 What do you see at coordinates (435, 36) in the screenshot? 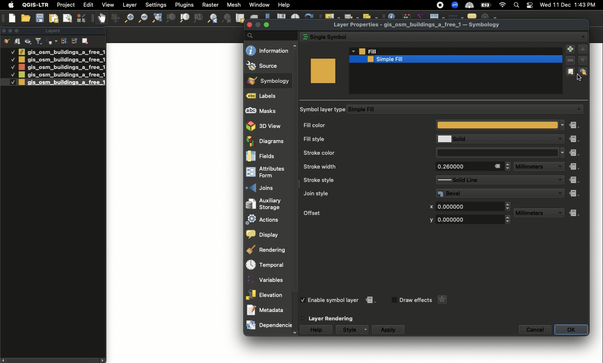
I see `Single symbol` at bounding box center [435, 36].